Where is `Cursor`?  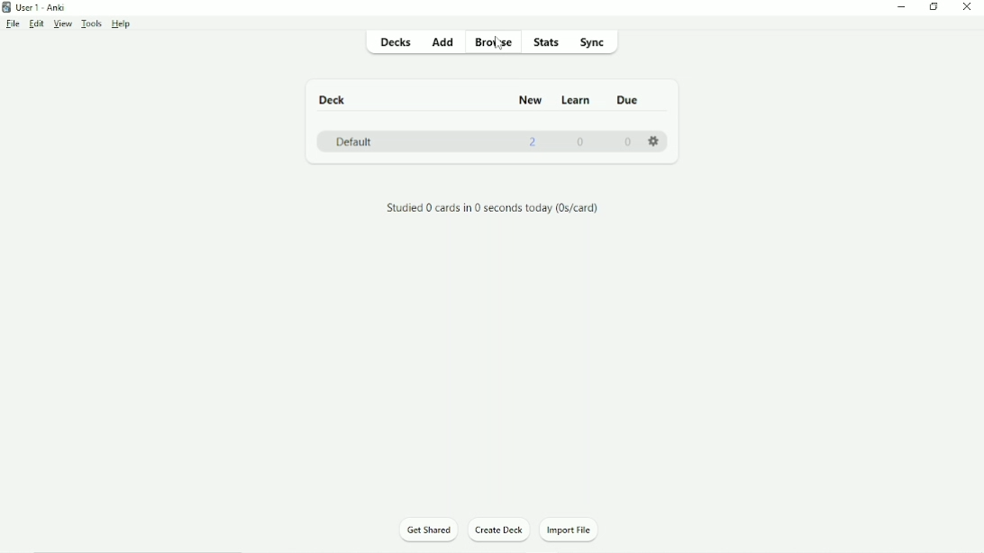
Cursor is located at coordinates (500, 47).